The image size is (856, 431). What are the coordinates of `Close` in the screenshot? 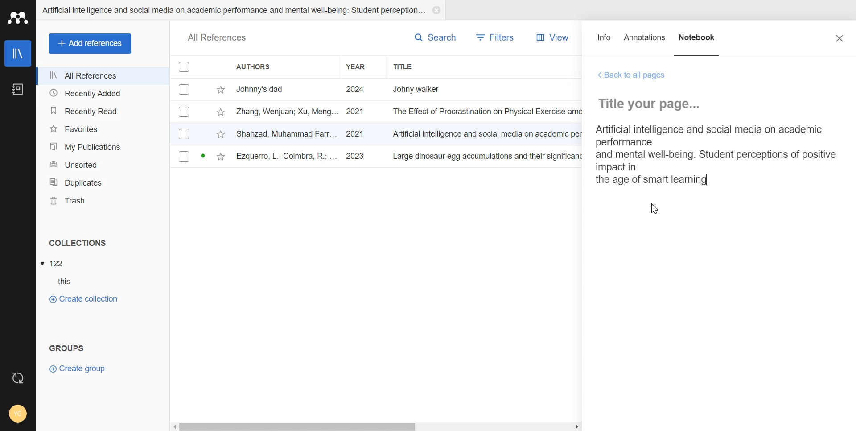 It's located at (436, 10).